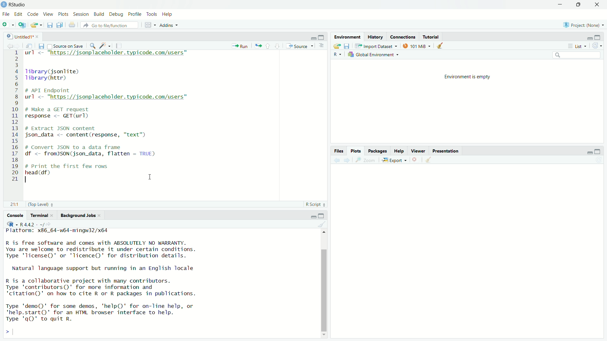 The width and height of the screenshot is (607, 341). Describe the element at coordinates (417, 46) in the screenshot. I see `101 MiB` at that location.